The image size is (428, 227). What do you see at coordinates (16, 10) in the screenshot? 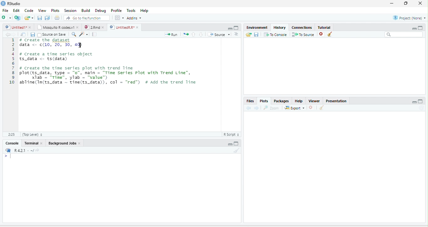
I see `Edit` at bounding box center [16, 10].